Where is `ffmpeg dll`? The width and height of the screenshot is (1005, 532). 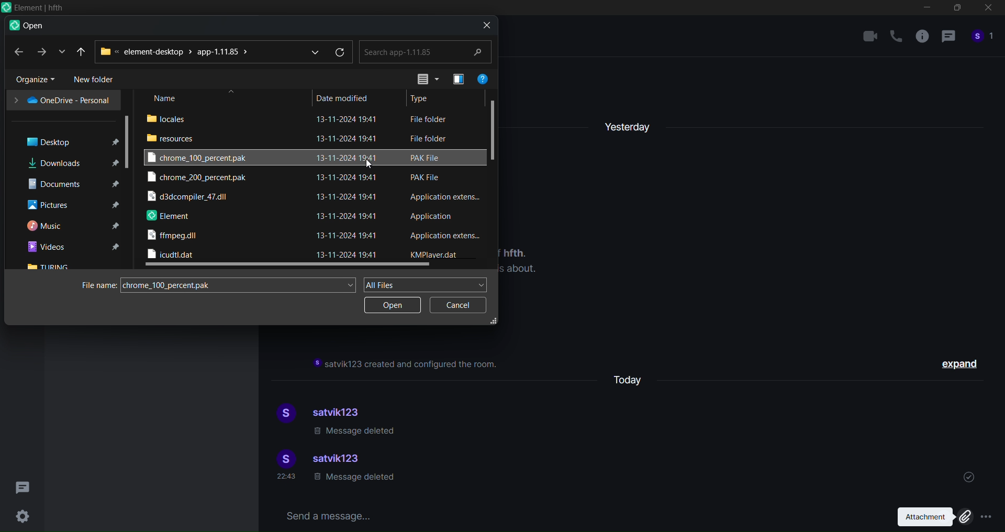 ffmpeg dll is located at coordinates (174, 237).